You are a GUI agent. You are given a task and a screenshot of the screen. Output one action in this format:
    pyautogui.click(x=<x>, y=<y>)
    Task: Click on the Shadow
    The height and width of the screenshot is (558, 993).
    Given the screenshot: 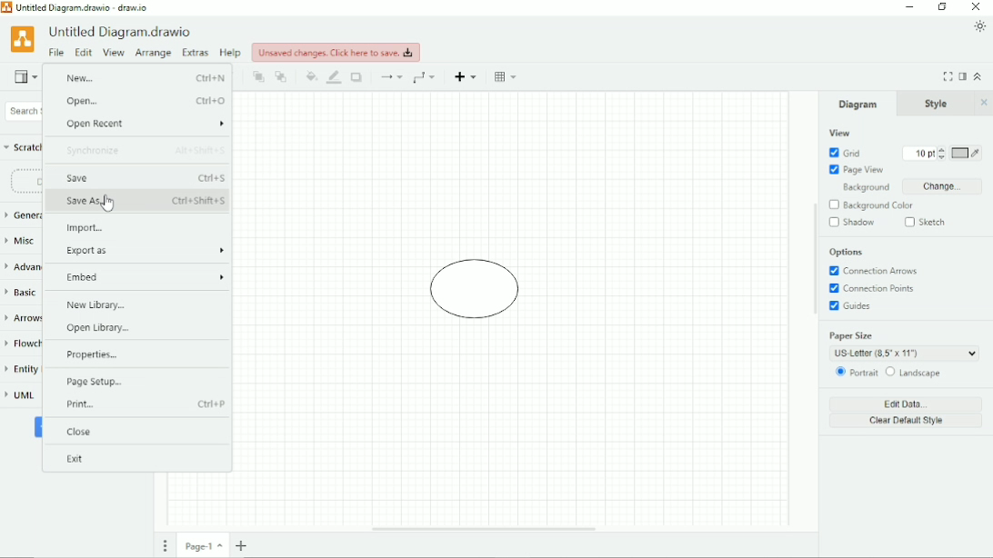 What is the action you would take?
    pyautogui.click(x=853, y=223)
    